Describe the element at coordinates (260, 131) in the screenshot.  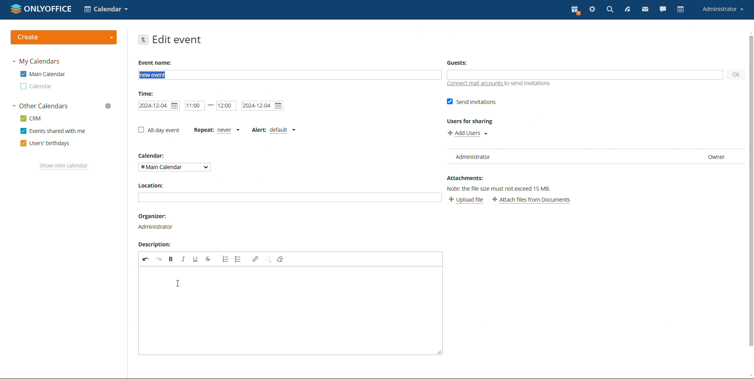
I see `set alert` at that location.